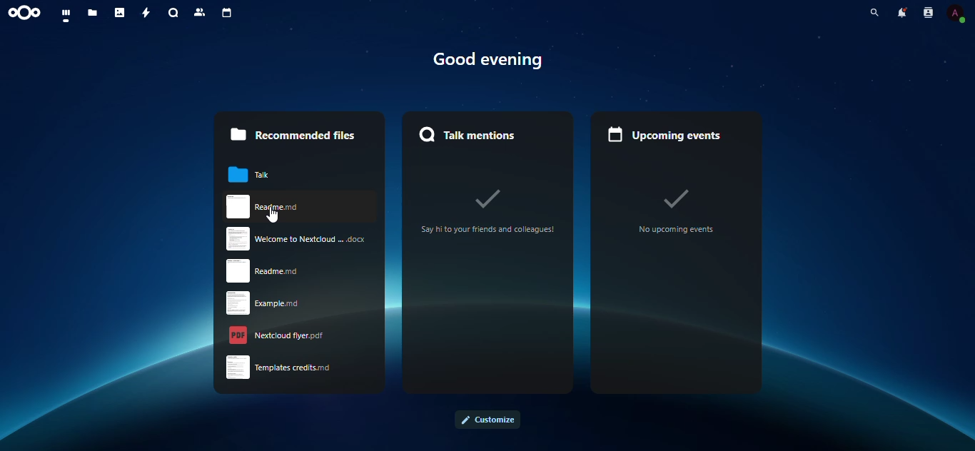 The image size is (975, 451). What do you see at coordinates (676, 197) in the screenshot?
I see `Tick mark` at bounding box center [676, 197].